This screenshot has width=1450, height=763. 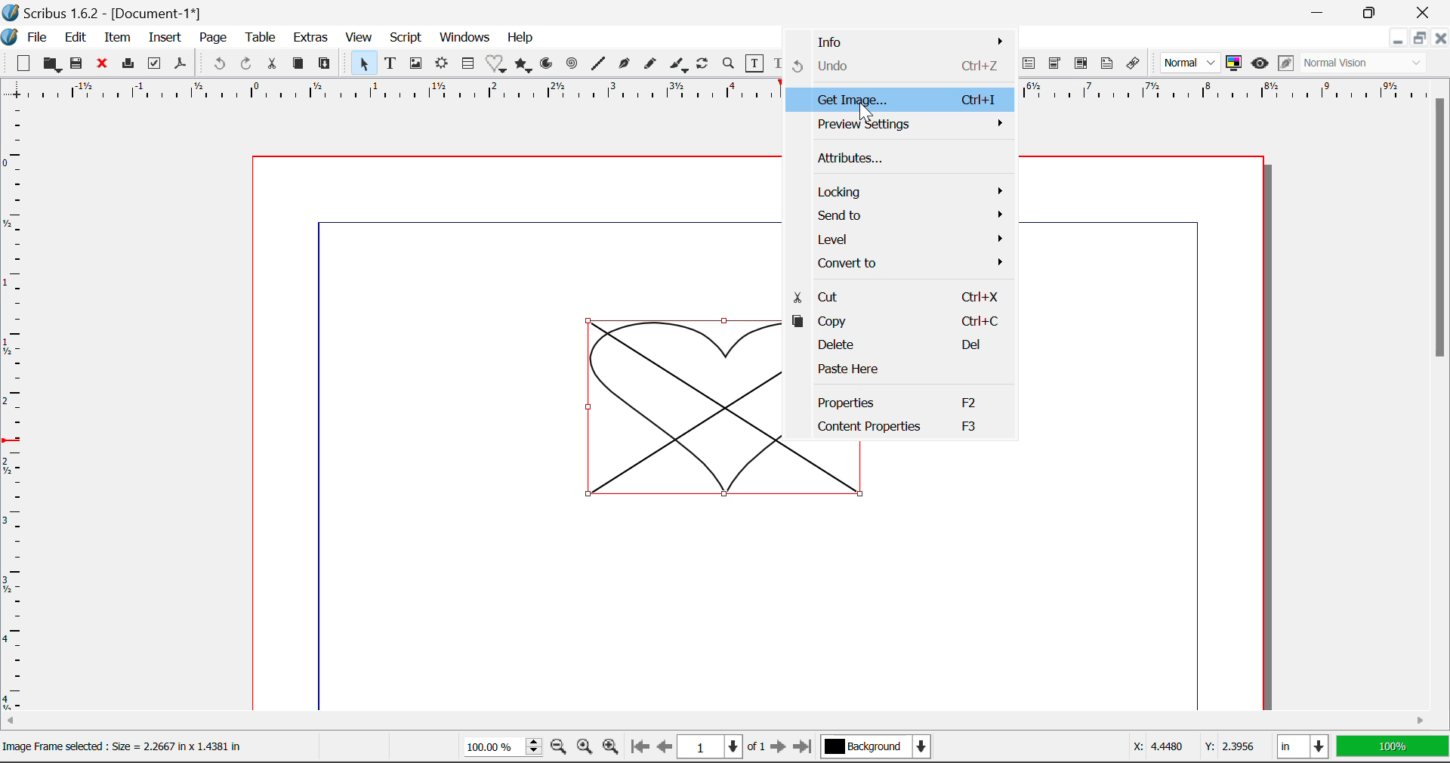 I want to click on Toggle color management system, so click(x=1234, y=64).